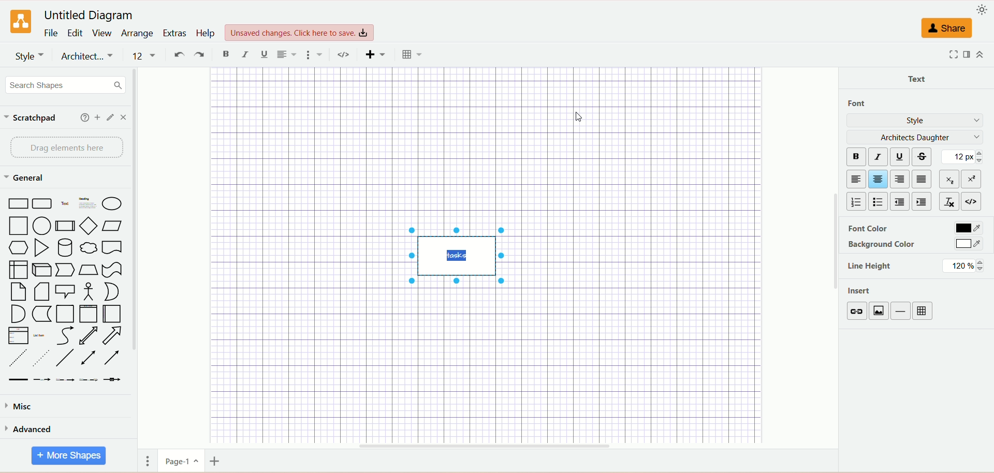 This screenshot has height=473, width=994. What do you see at coordinates (902, 311) in the screenshot?
I see `insert line` at bounding box center [902, 311].